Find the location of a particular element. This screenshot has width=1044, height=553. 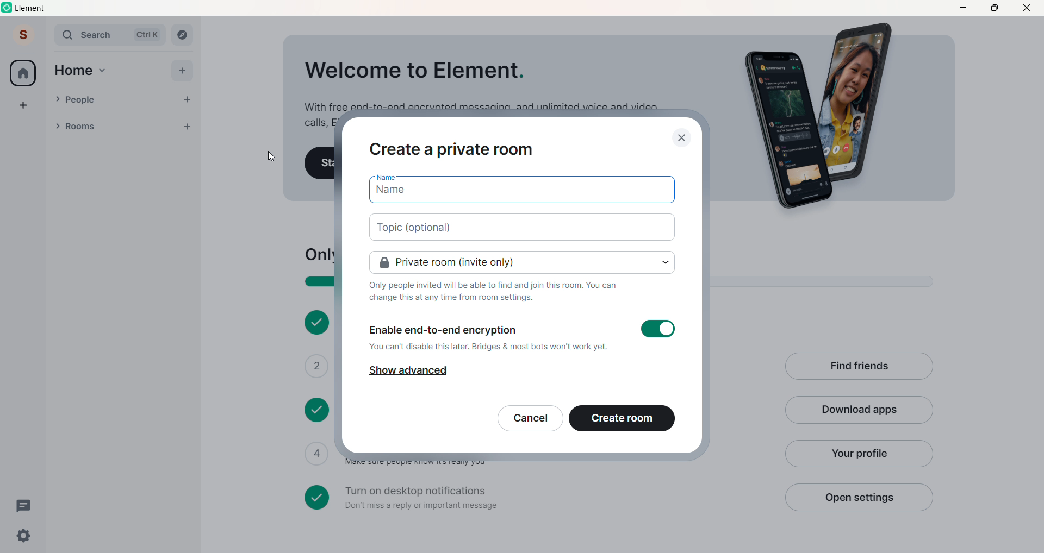

Only people invited will be able to find and join this room. You can
change this at any time from room settings. is located at coordinates (494, 291).